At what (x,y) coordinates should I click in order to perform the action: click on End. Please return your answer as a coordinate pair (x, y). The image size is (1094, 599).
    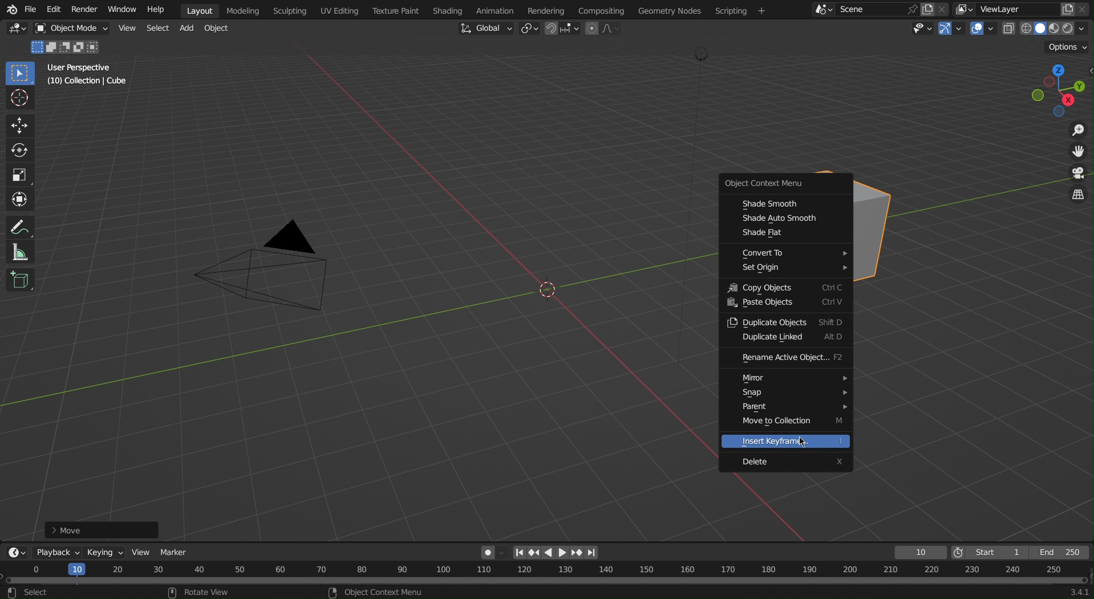
    Looking at the image, I should click on (1062, 553).